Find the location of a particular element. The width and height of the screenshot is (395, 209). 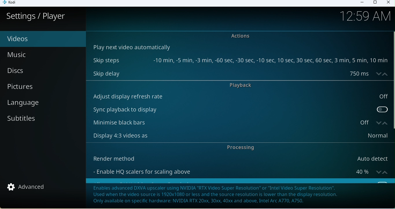

Time is located at coordinates (368, 17).